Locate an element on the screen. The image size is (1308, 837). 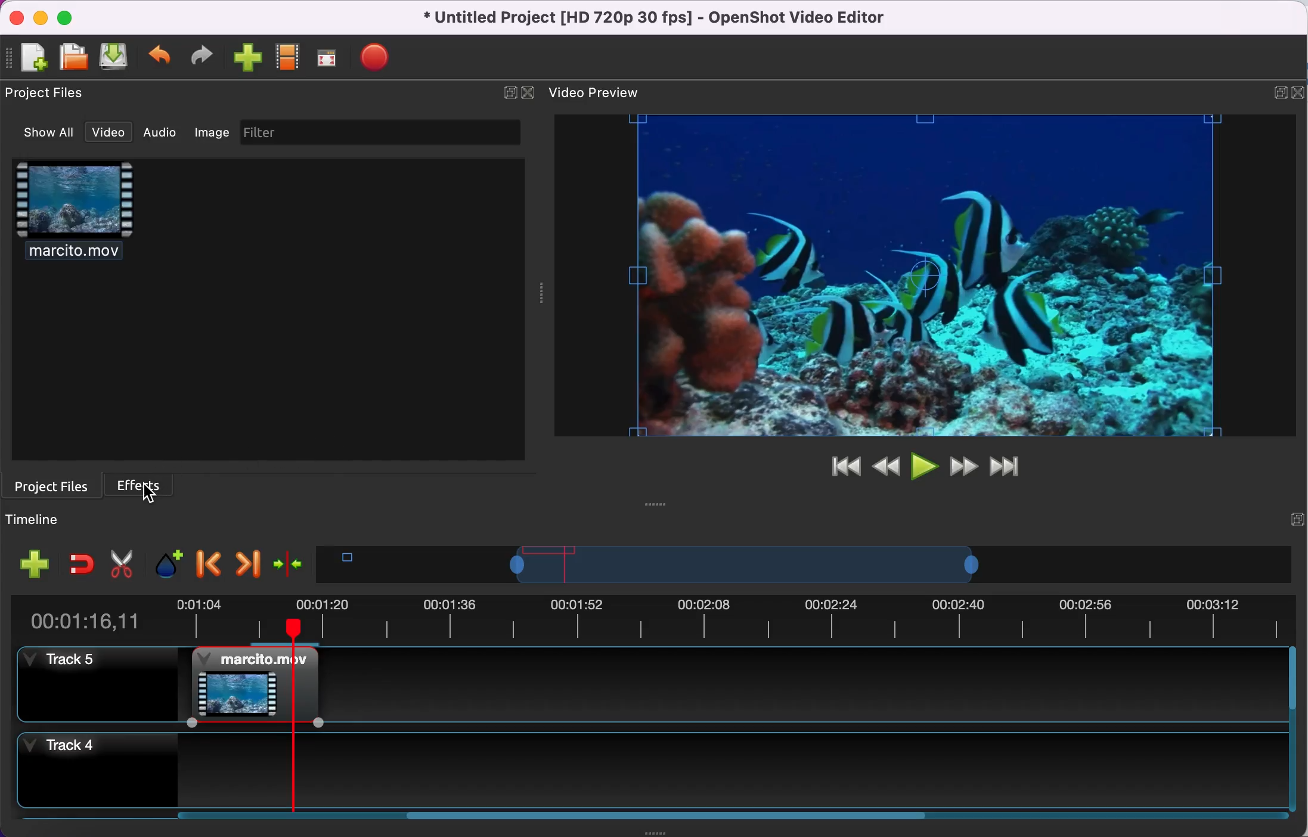
minimize is located at coordinates (41, 15).